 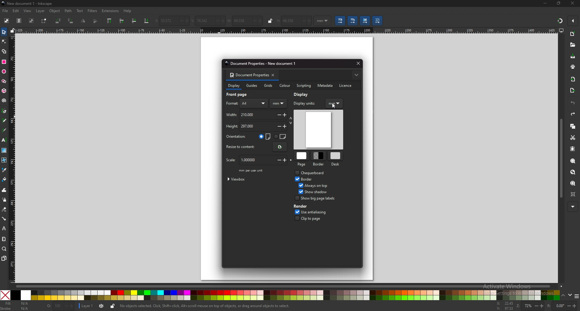 What do you see at coordinates (265, 137) in the screenshot?
I see `portrait` at bounding box center [265, 137].